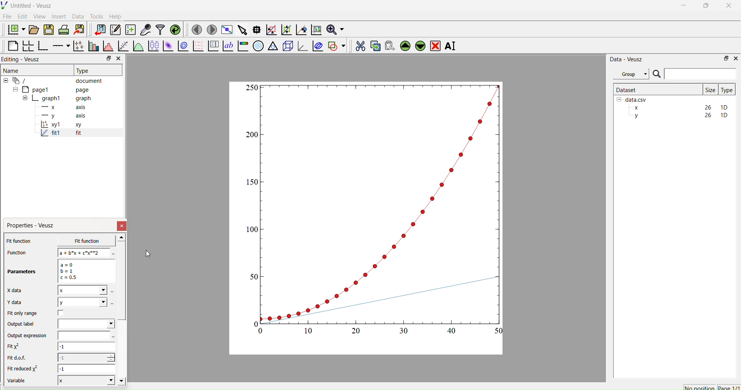 The width and height of the screenshot is (741, 390). Describe the element at coordinates (160, 29) in the screenshot. I see `Filter data` at that location.